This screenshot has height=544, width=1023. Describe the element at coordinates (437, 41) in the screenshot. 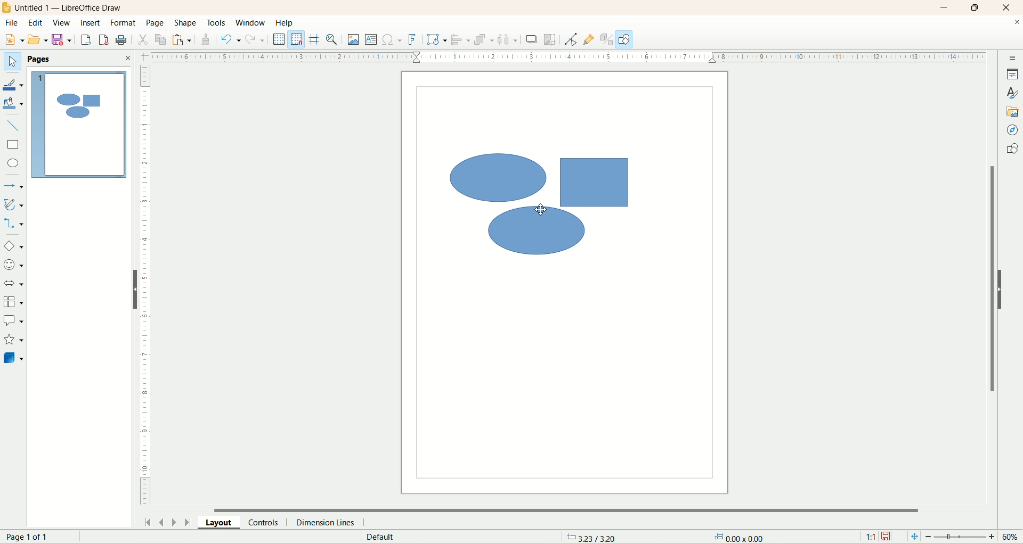

I see `transformations` at that location.